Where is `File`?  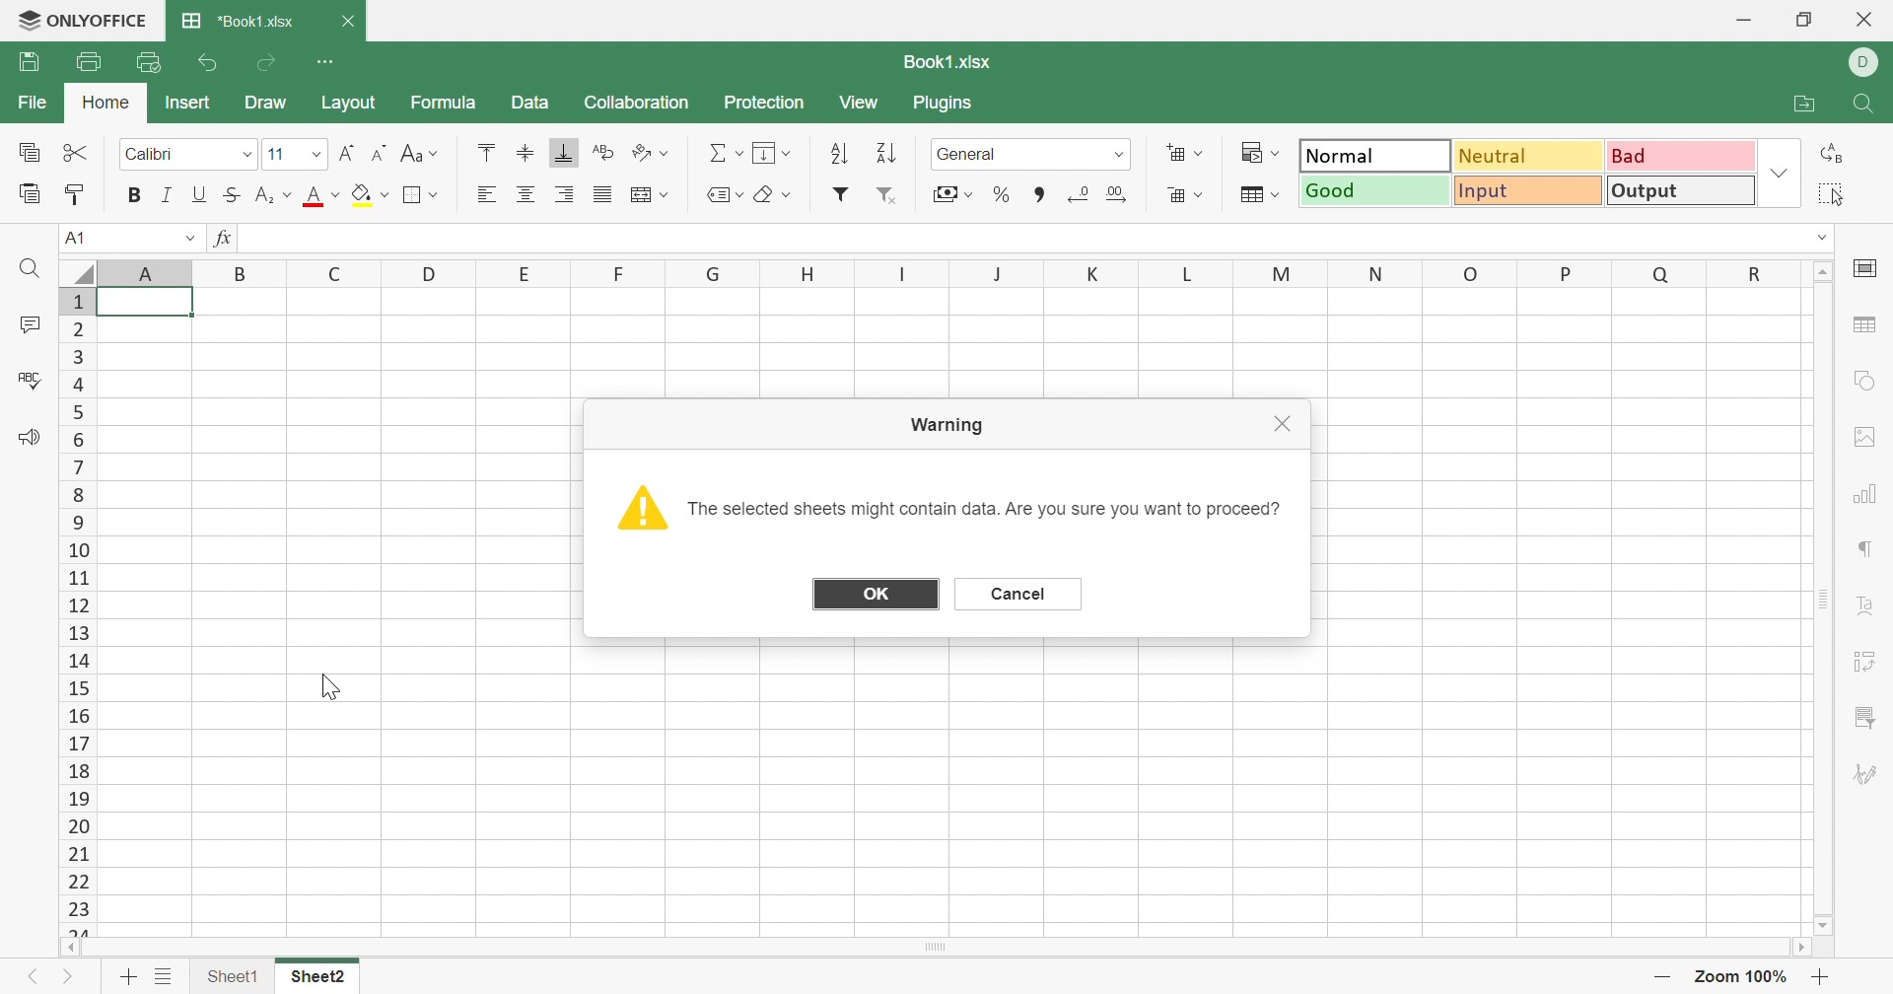 File is located at coordinates (30, 62).